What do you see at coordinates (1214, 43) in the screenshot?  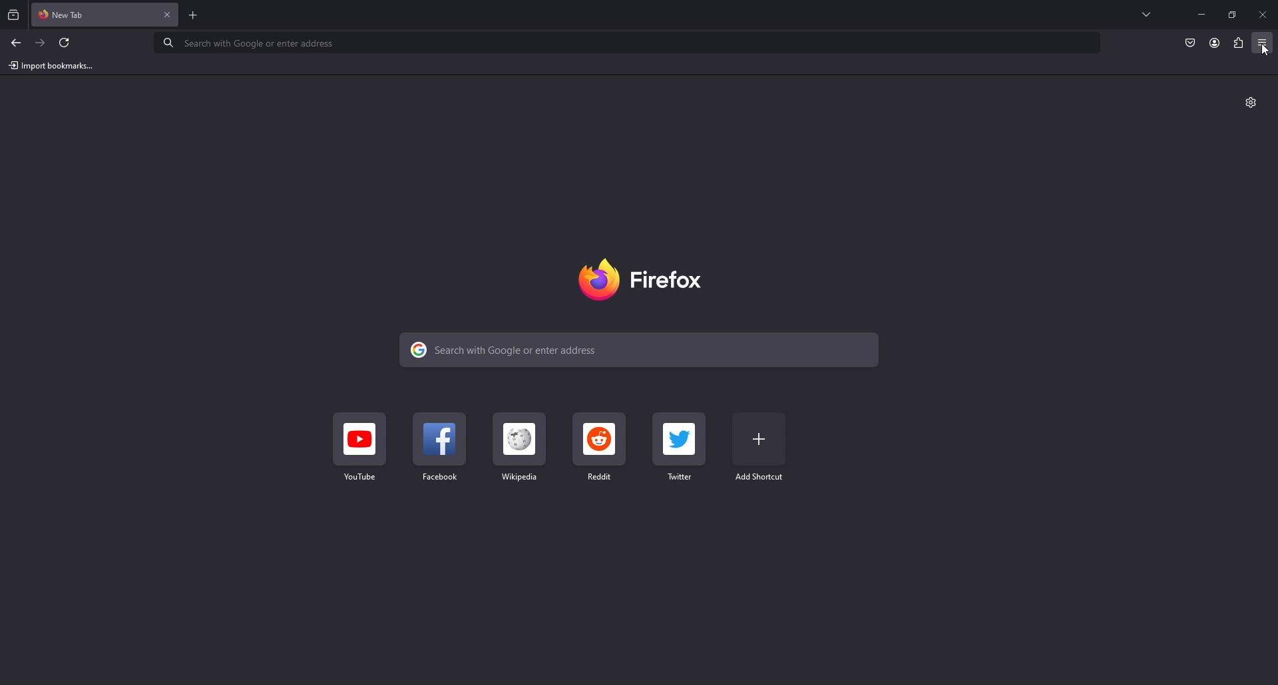 I see `profile` at bounding box center [1214, 43].